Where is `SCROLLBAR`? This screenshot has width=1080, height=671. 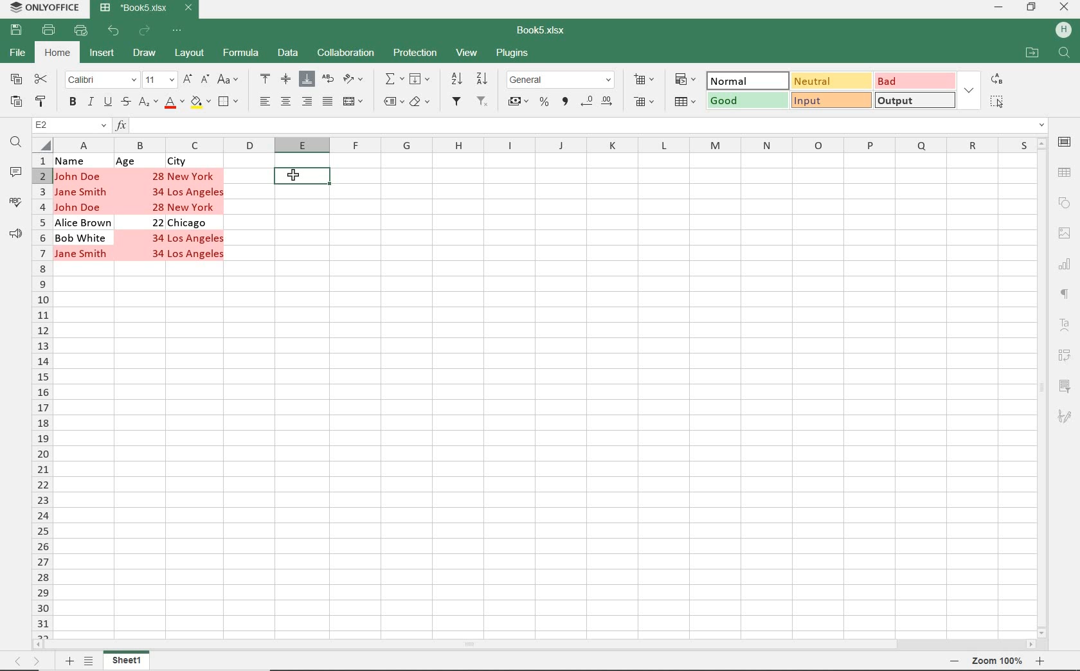
SCROLLBAR is located at coordinates (1041, 389).